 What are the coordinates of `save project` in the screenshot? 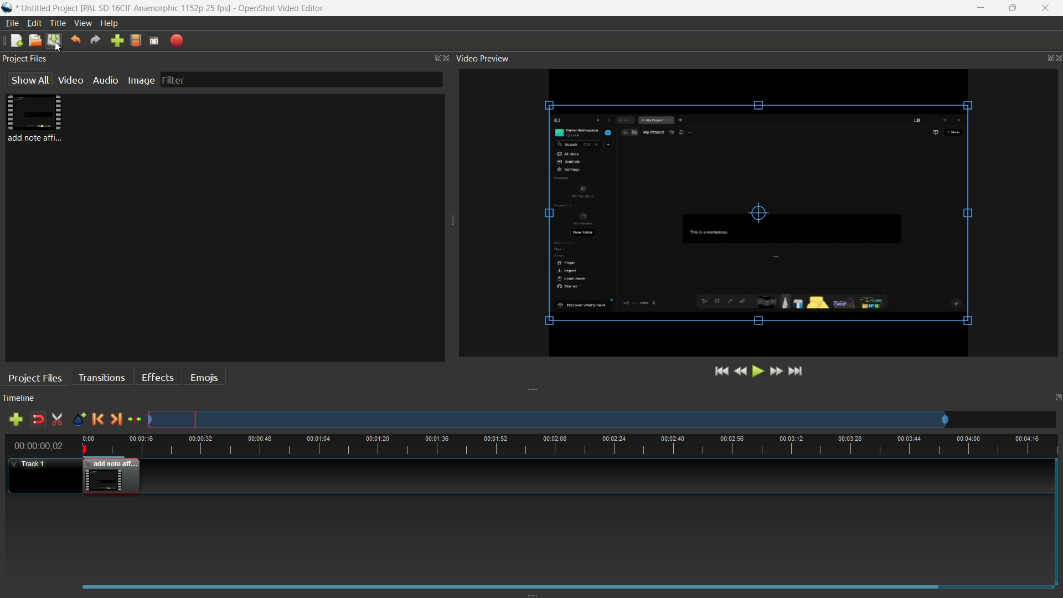 It's located at (53, 40).